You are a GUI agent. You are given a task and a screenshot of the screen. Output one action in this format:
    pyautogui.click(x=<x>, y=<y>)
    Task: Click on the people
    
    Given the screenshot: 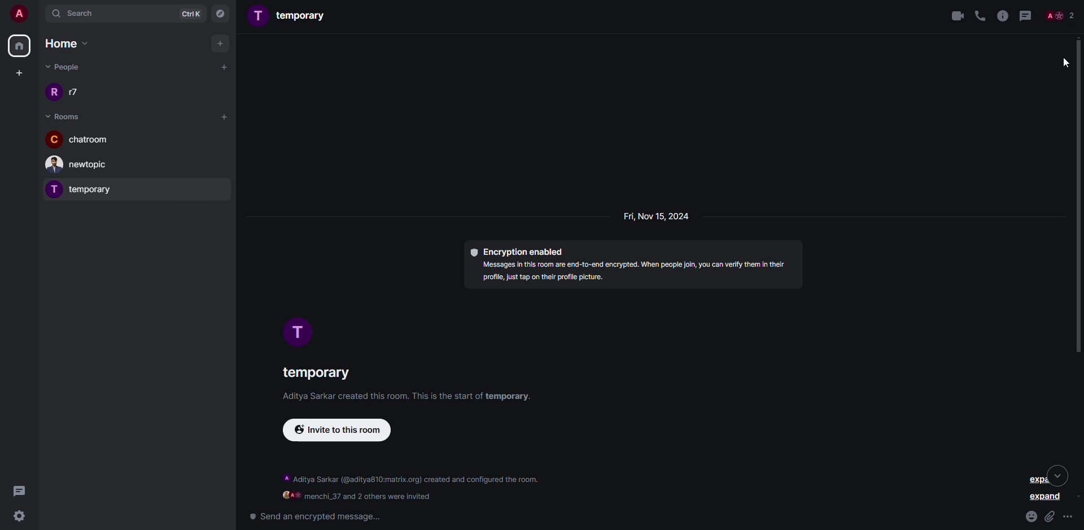 What is the action you would take?
    pyautogui.click(x=1060, y=15)
    